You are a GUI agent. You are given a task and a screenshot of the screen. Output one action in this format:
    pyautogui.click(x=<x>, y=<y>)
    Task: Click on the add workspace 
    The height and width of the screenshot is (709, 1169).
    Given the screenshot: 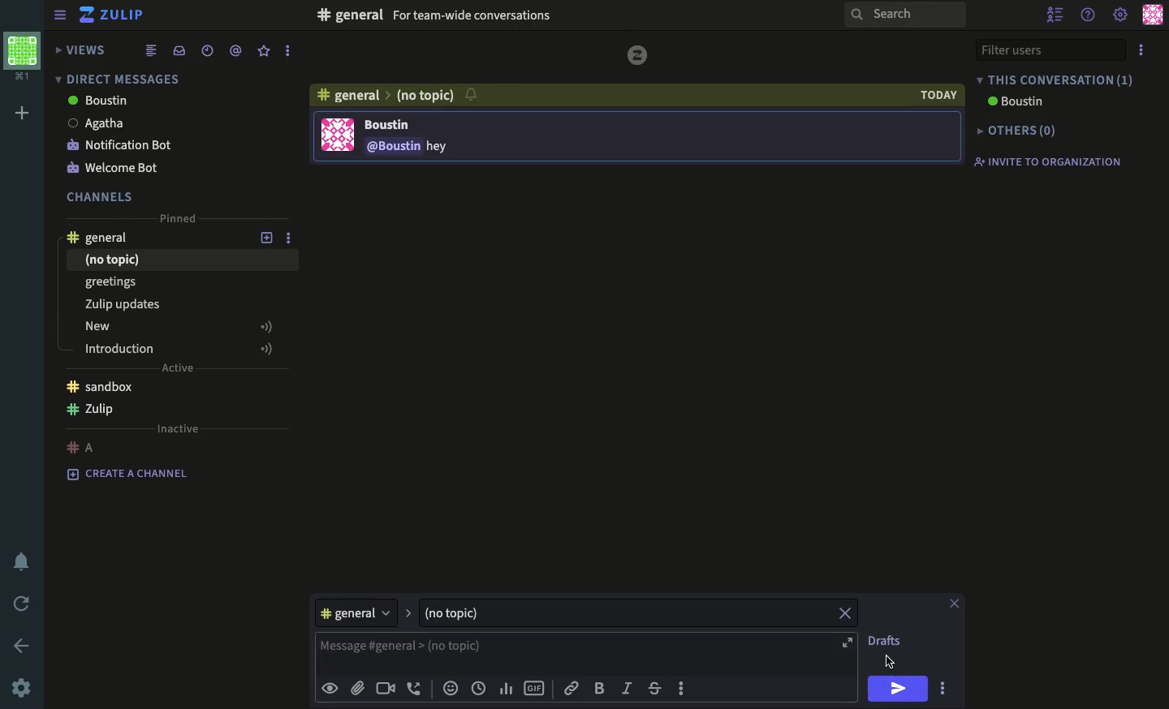 What is the action you would take?
    pyautogui.click(x=27, y=113)
    